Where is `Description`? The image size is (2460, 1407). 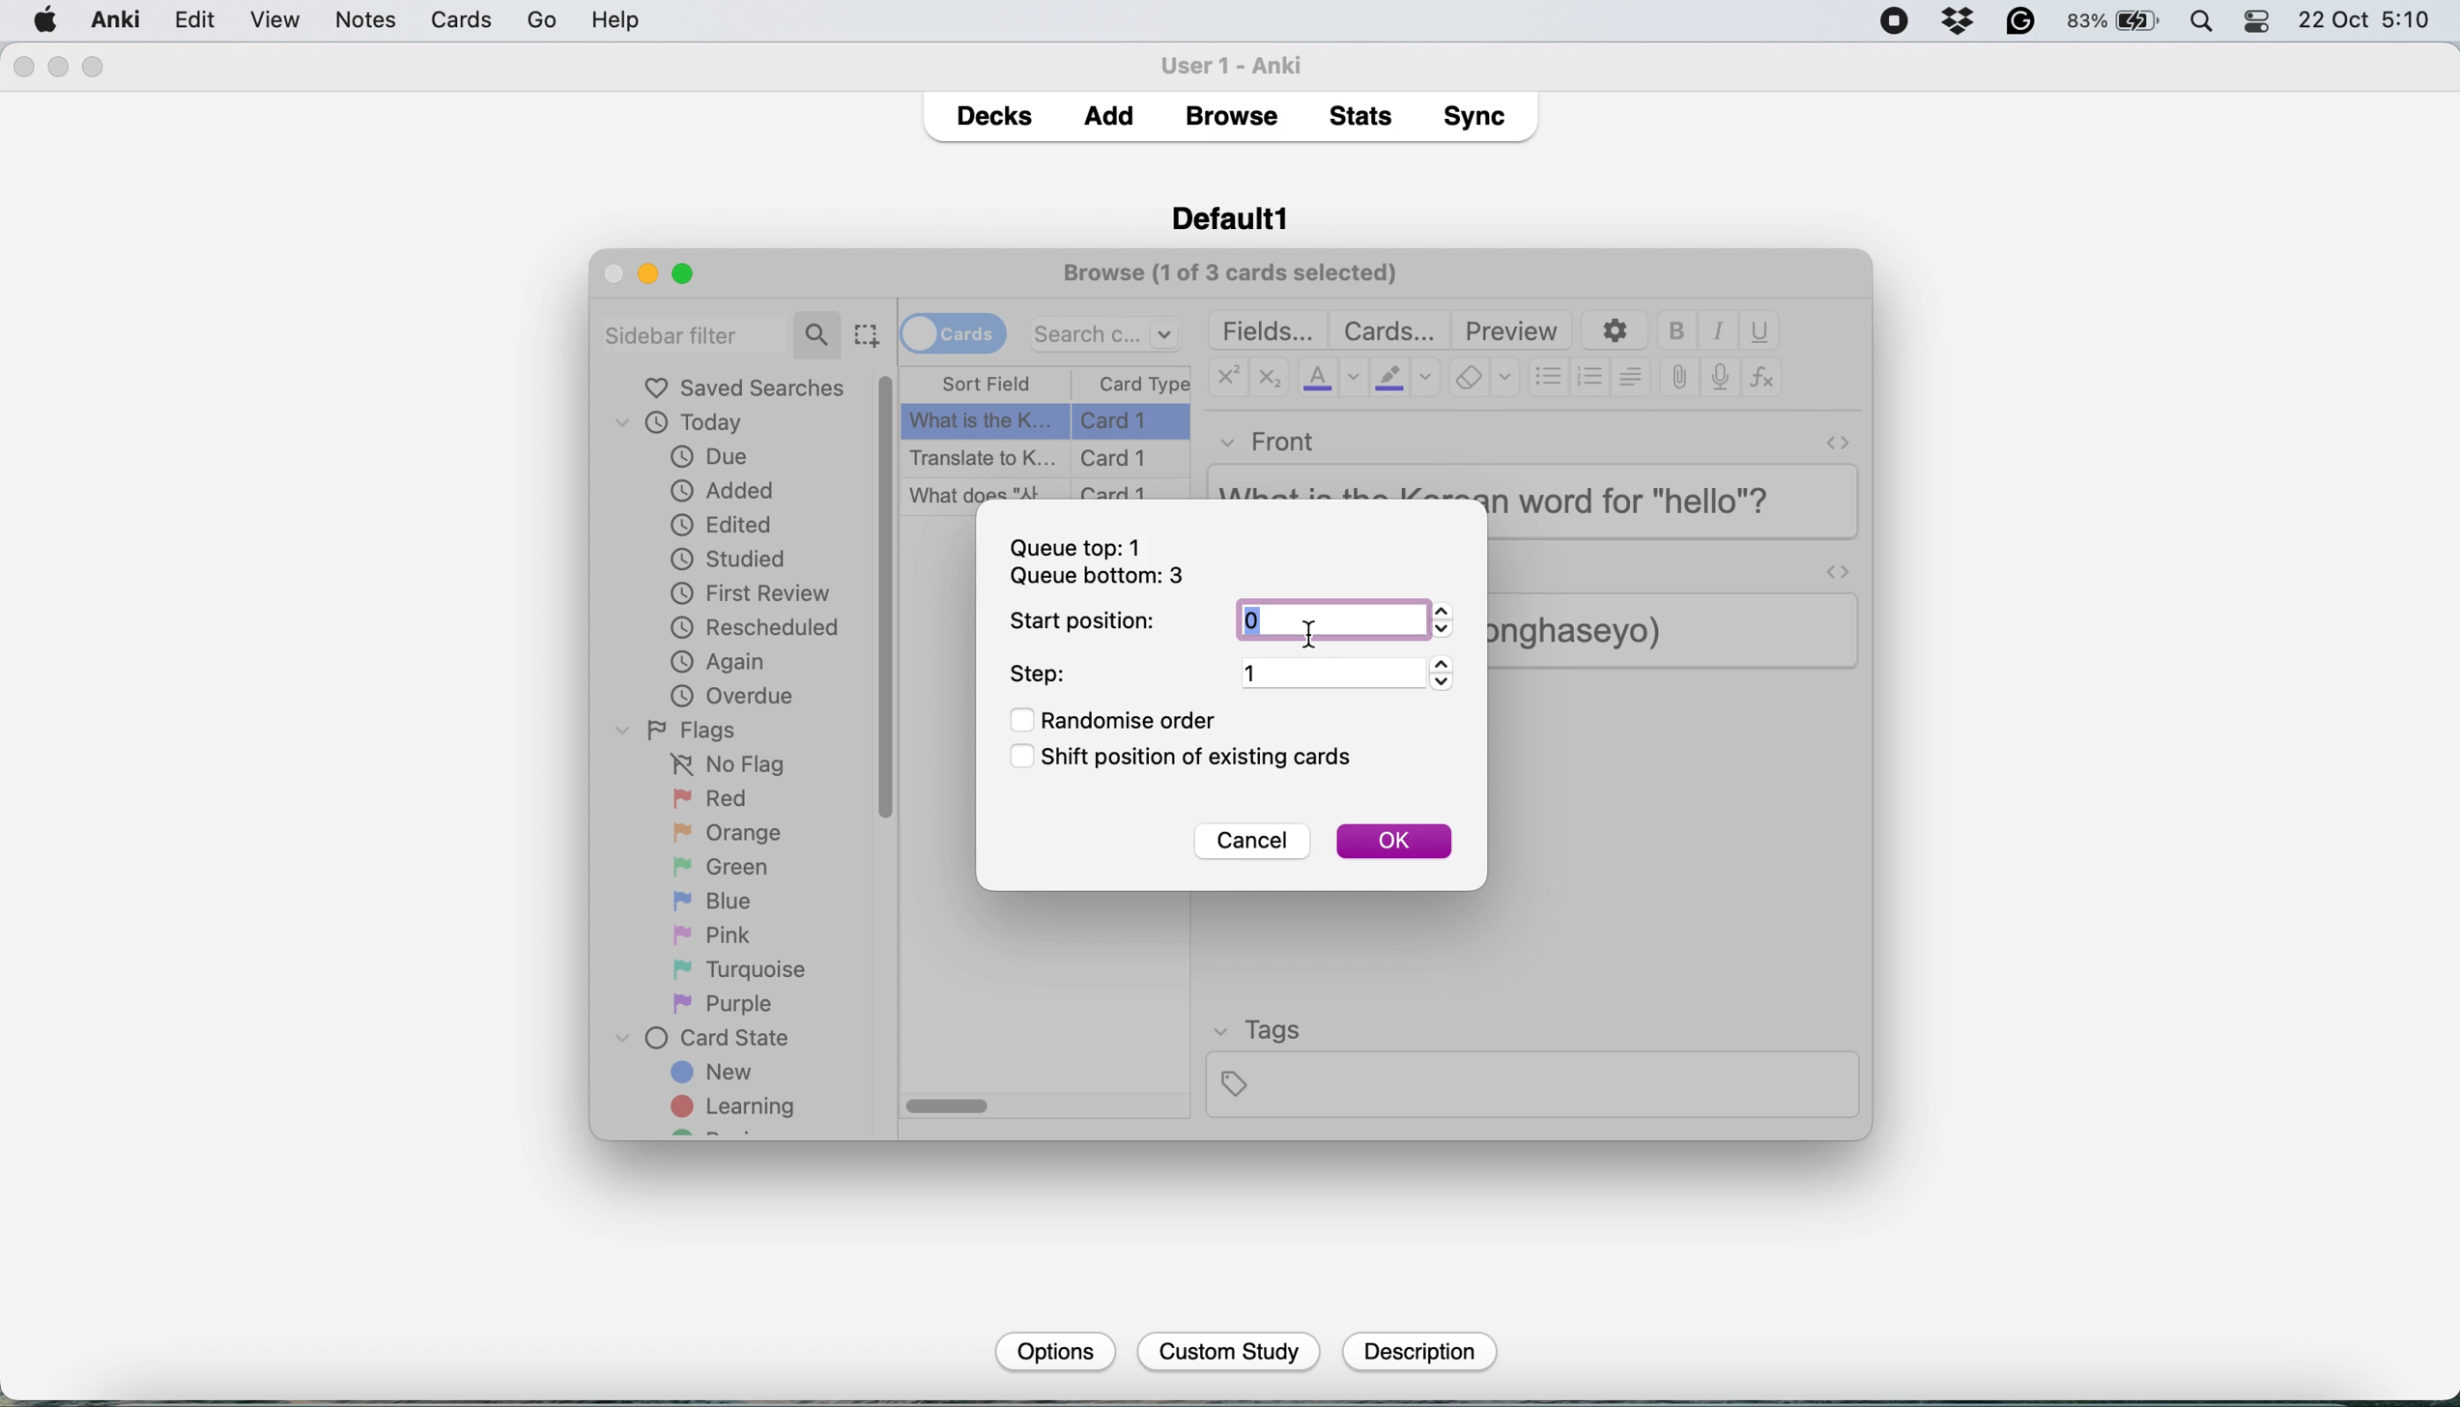
Description is located at coordinates (1416, 1352).